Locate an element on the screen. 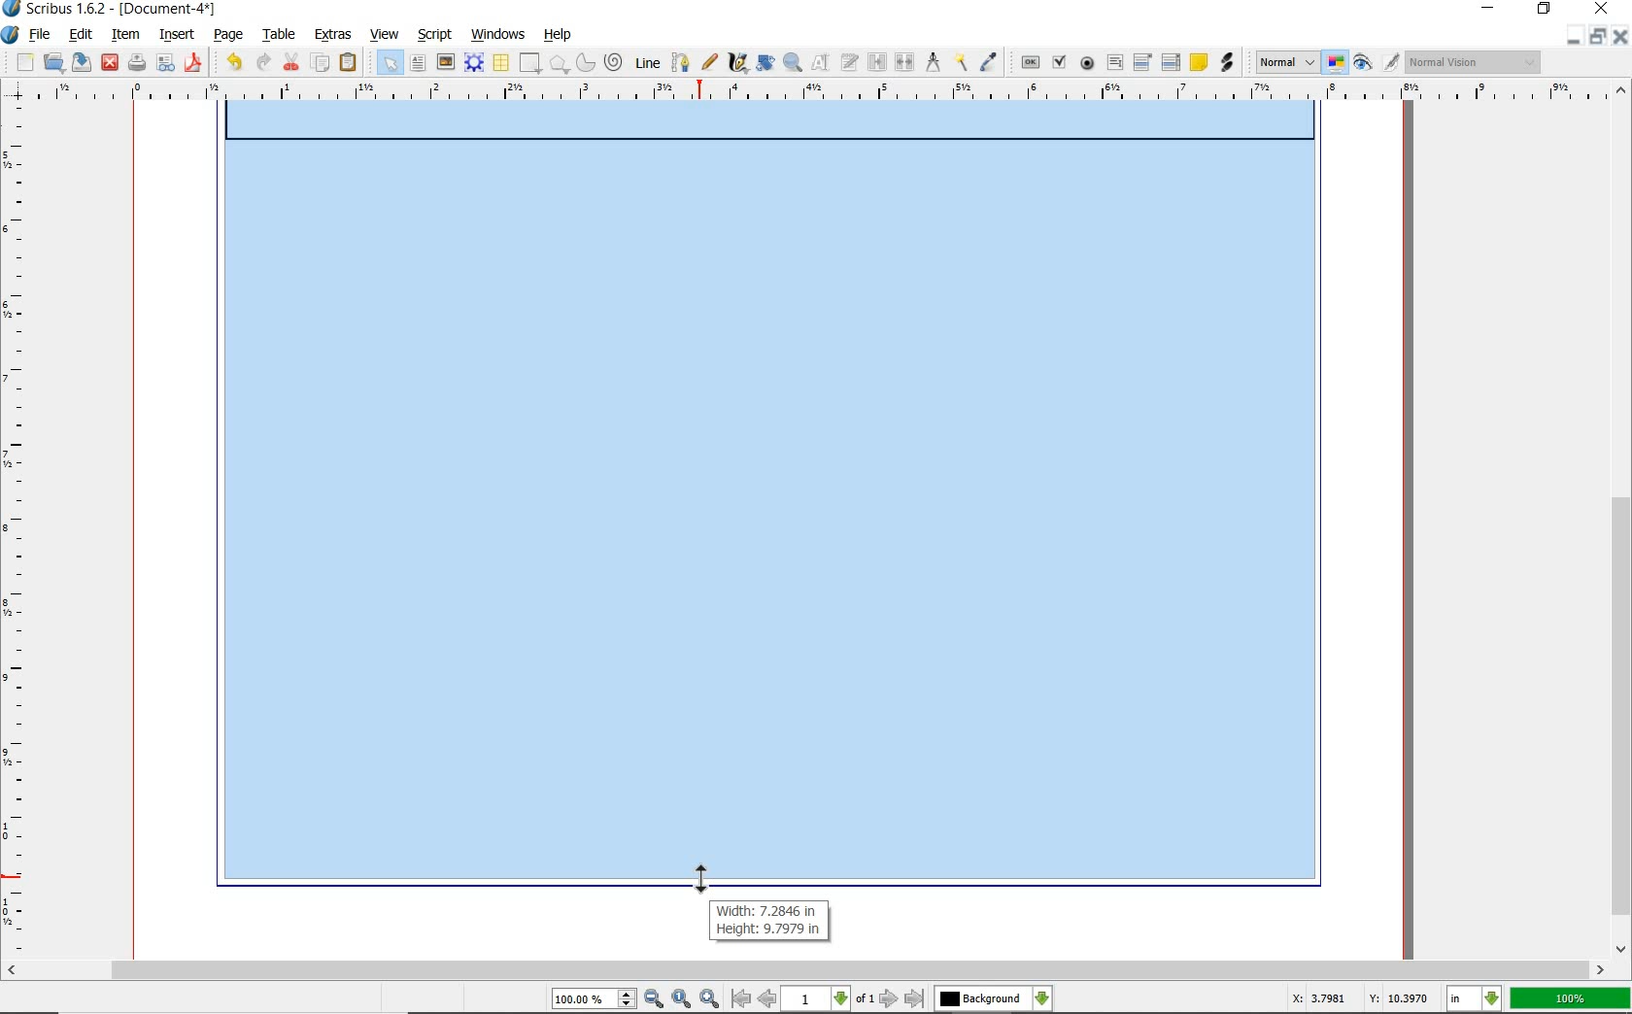 The image size is (1632, 1014). arc is located at coordinates (586, 61).